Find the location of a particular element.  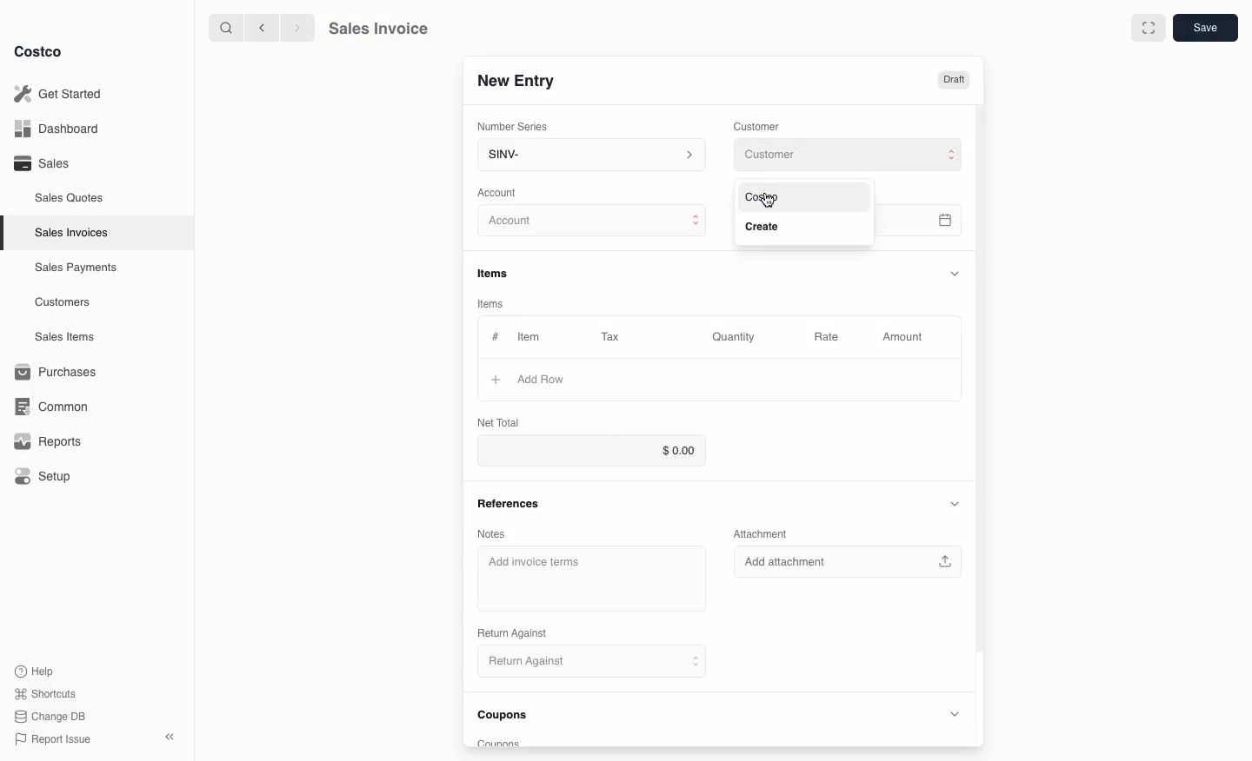

Hide is located at coordinates (953, 504).